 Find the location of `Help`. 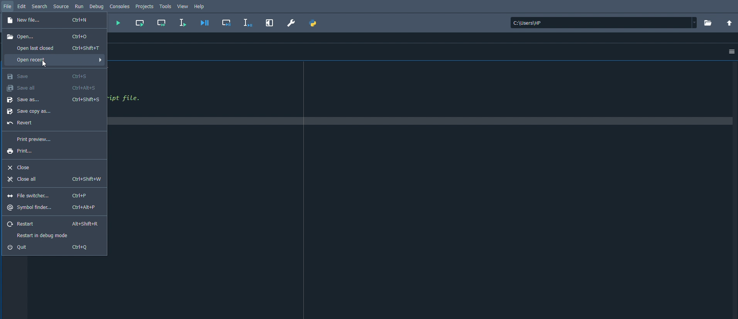

Help is located at coordinates (201, 7).